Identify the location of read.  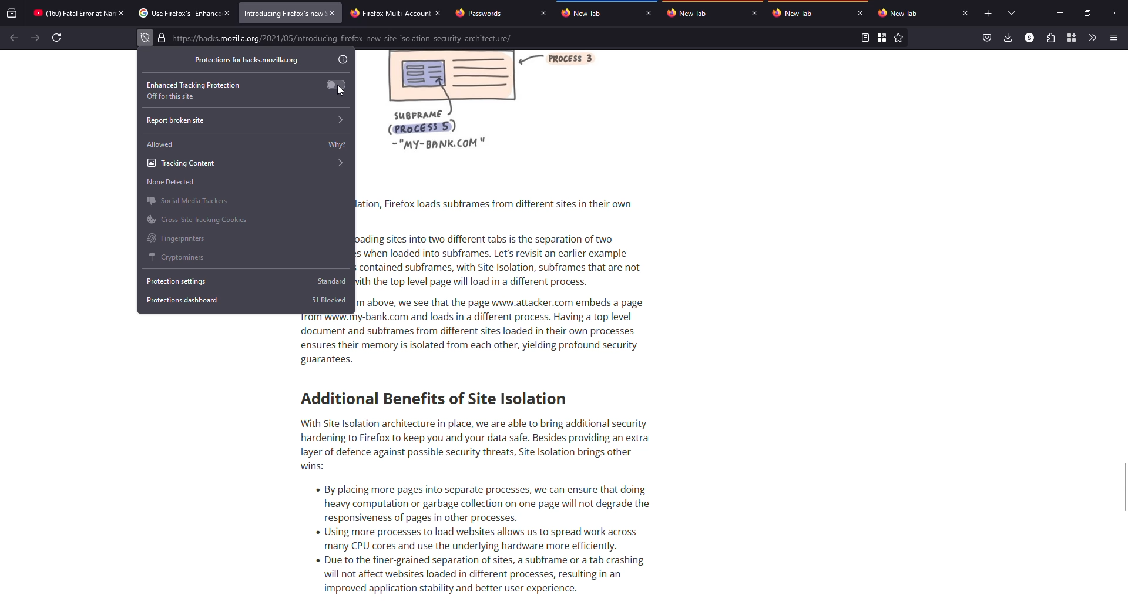
(864, 38).